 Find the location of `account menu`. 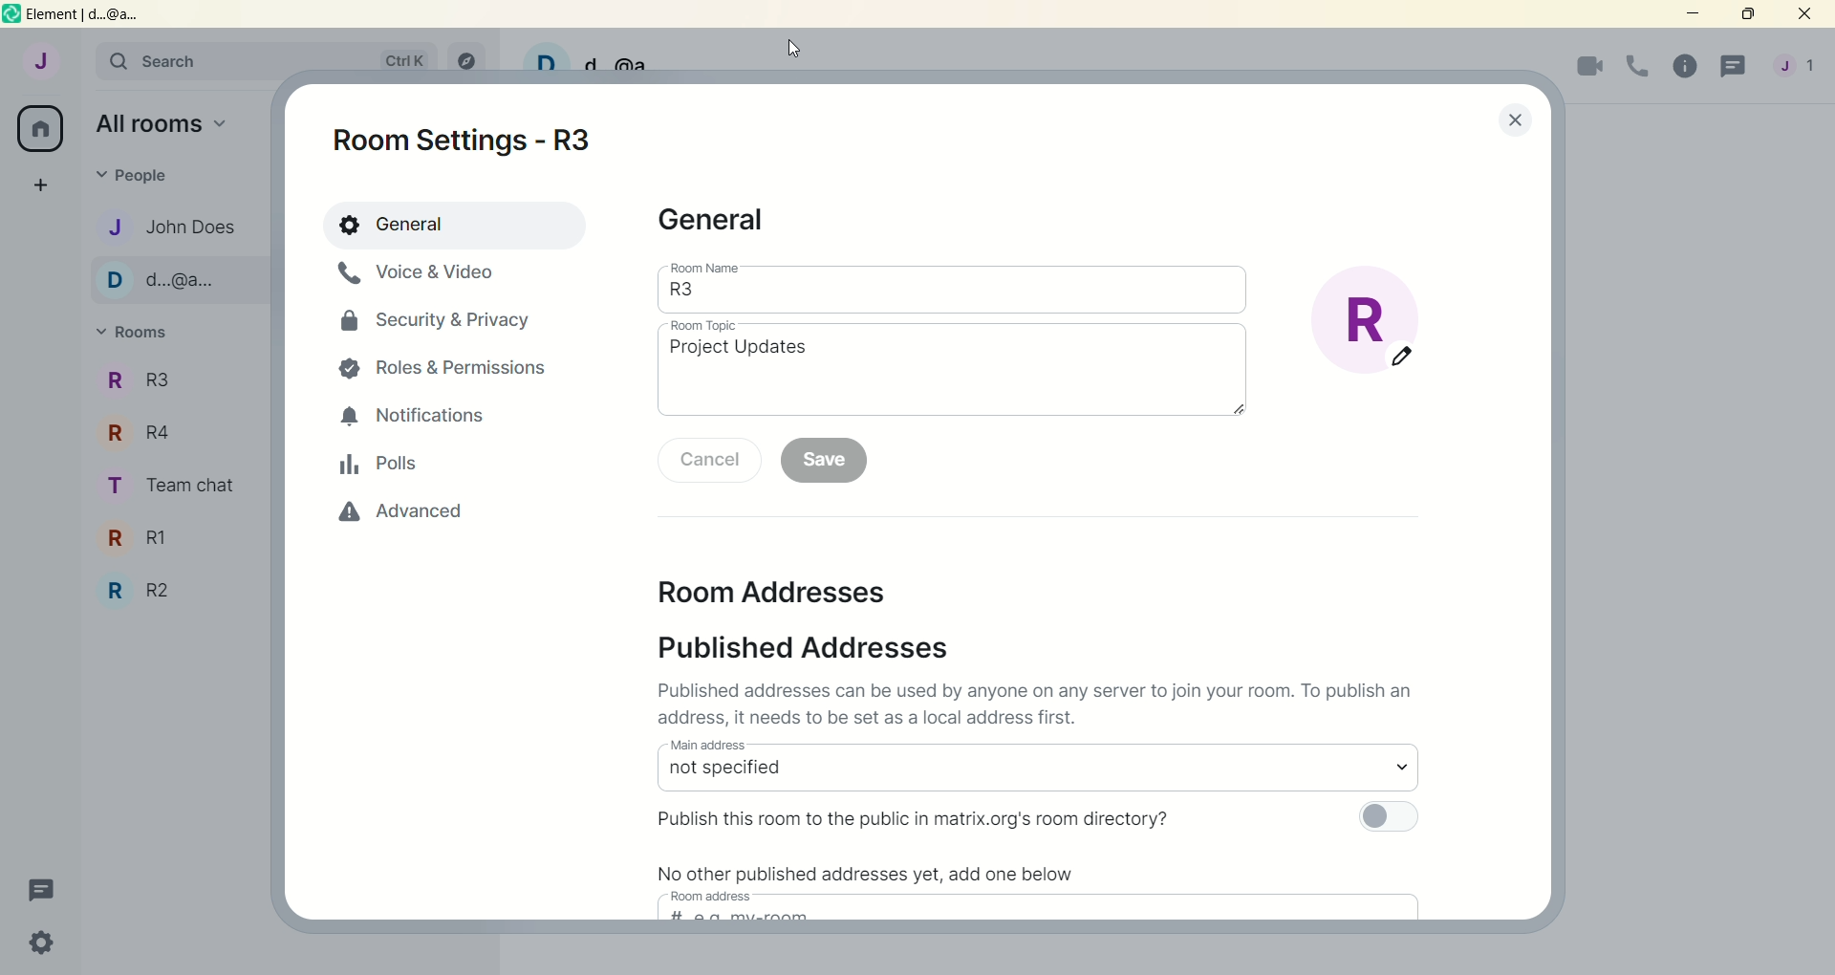

account menu is located at coordinates (1796, 68).